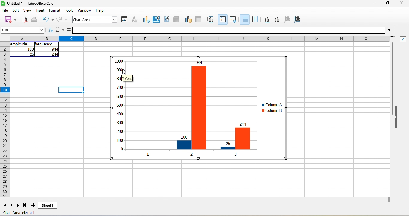  Describe the element at coordinates (25, 206) in the screenshot. I see `last sheet` at that location.